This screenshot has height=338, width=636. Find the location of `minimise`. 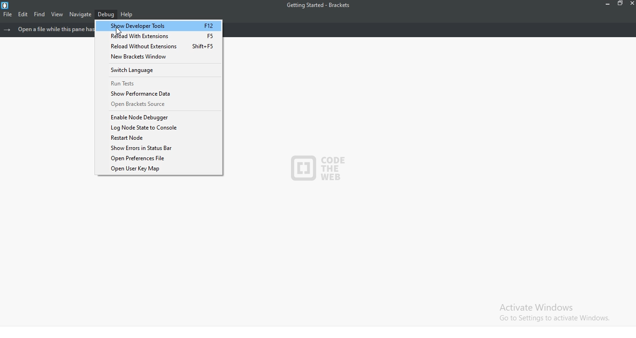

minimise is located at coordinates (604, 5).